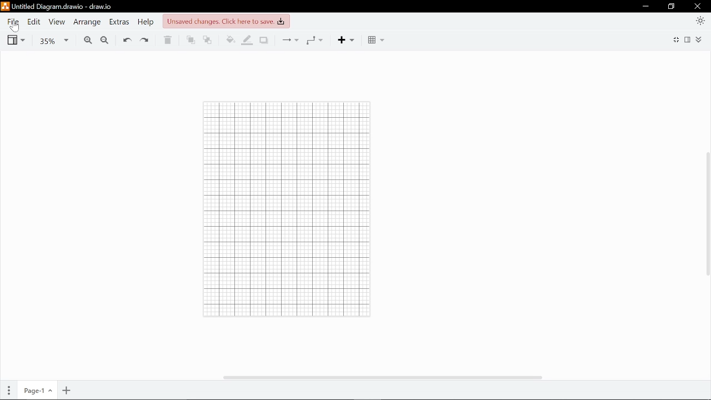  Describe the element at coordinates (226, 22) in the screenshot. I see `Unsaved changes. Click here to save. ` at that location.